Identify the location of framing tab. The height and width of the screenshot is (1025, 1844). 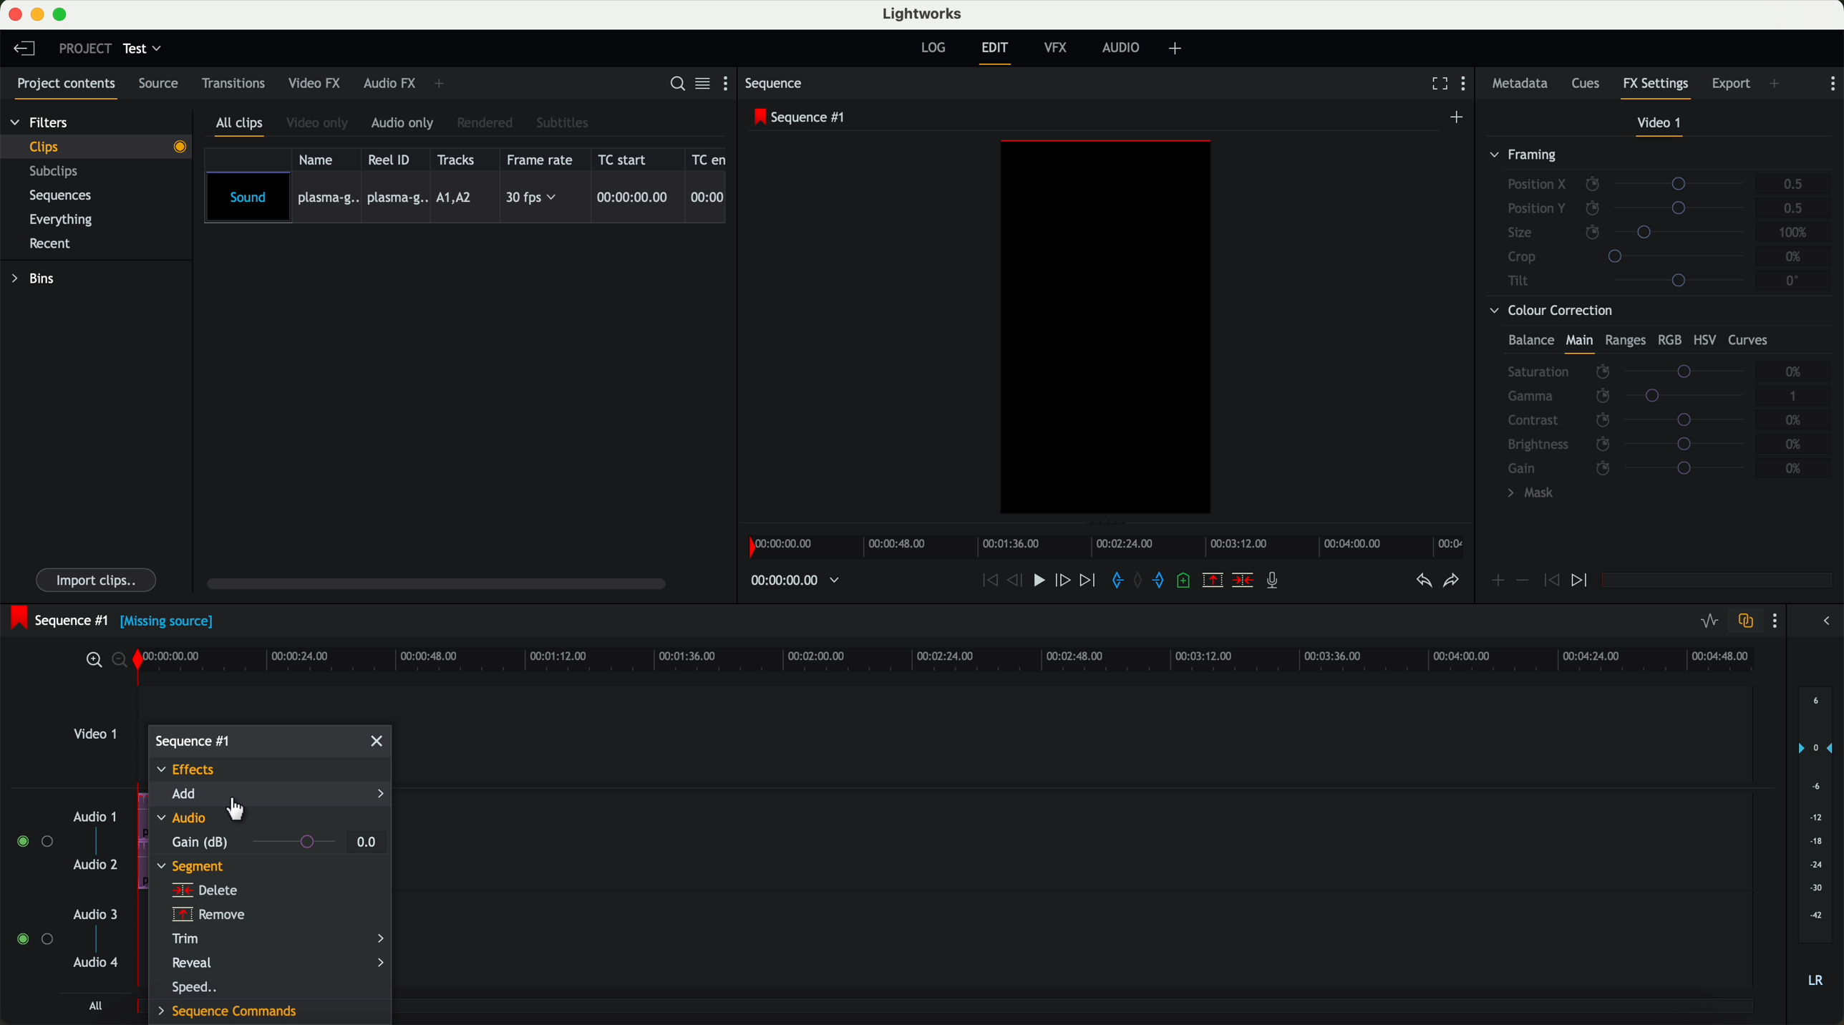
(1658, 220).